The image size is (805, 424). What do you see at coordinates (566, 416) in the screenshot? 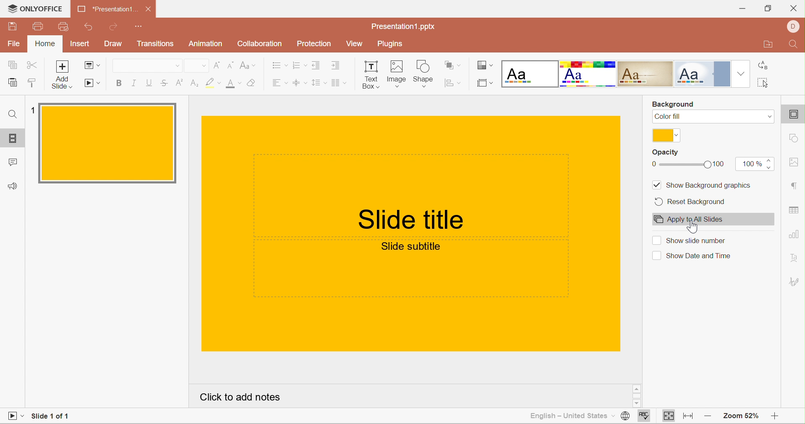
I see `English - United States` at bounding box center [566, 416].